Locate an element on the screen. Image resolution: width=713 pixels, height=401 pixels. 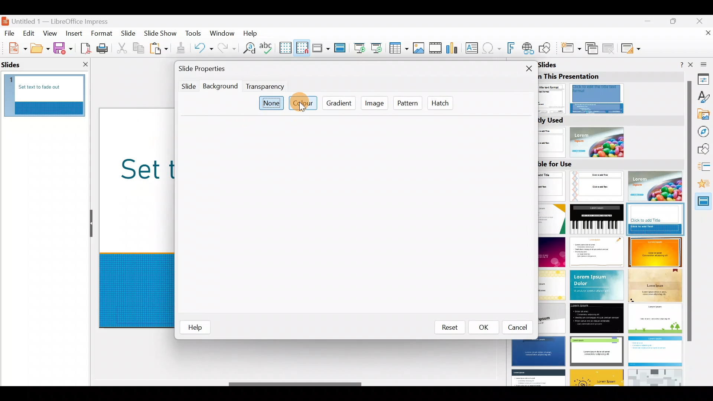
Colour is located at coordinates (303, 104).